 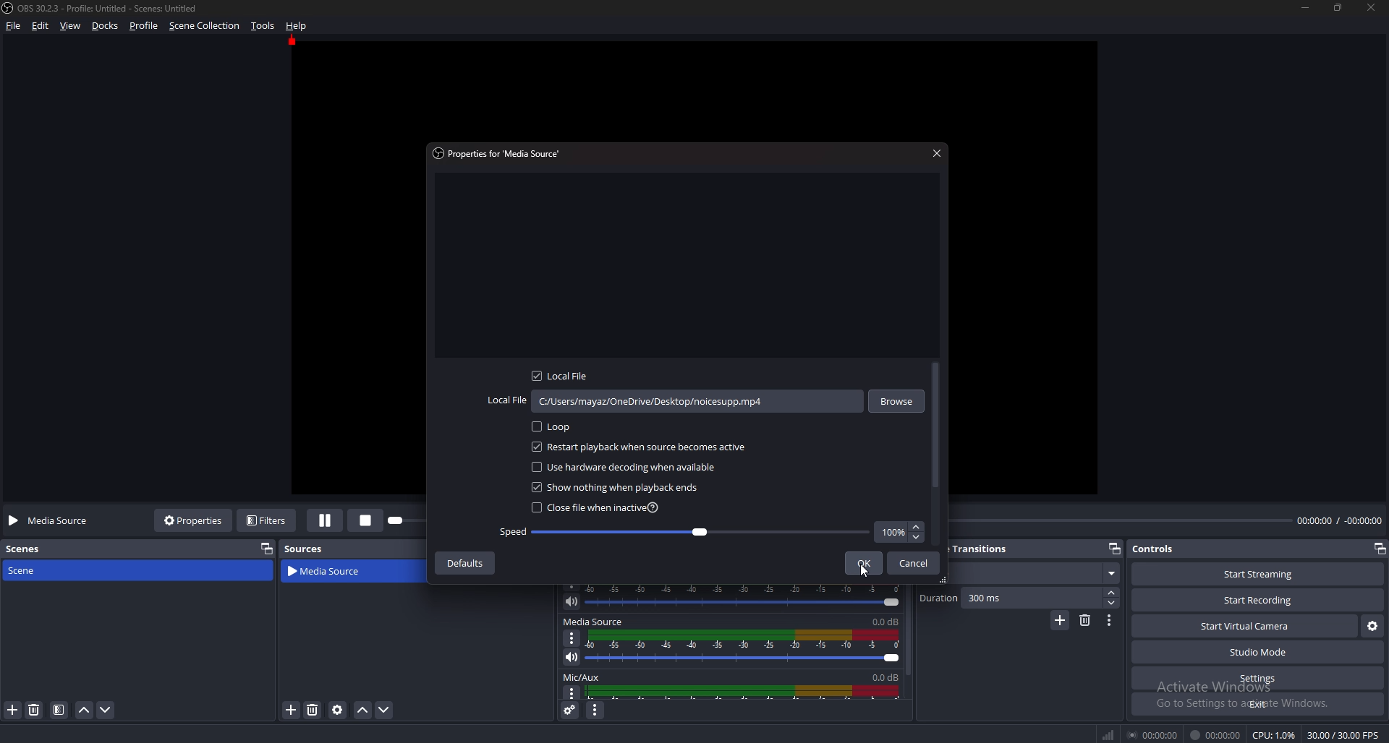 What do you see at coordinates (685, 532) in the screenshot?
I see `Speed` at bounding box center [685, 532].